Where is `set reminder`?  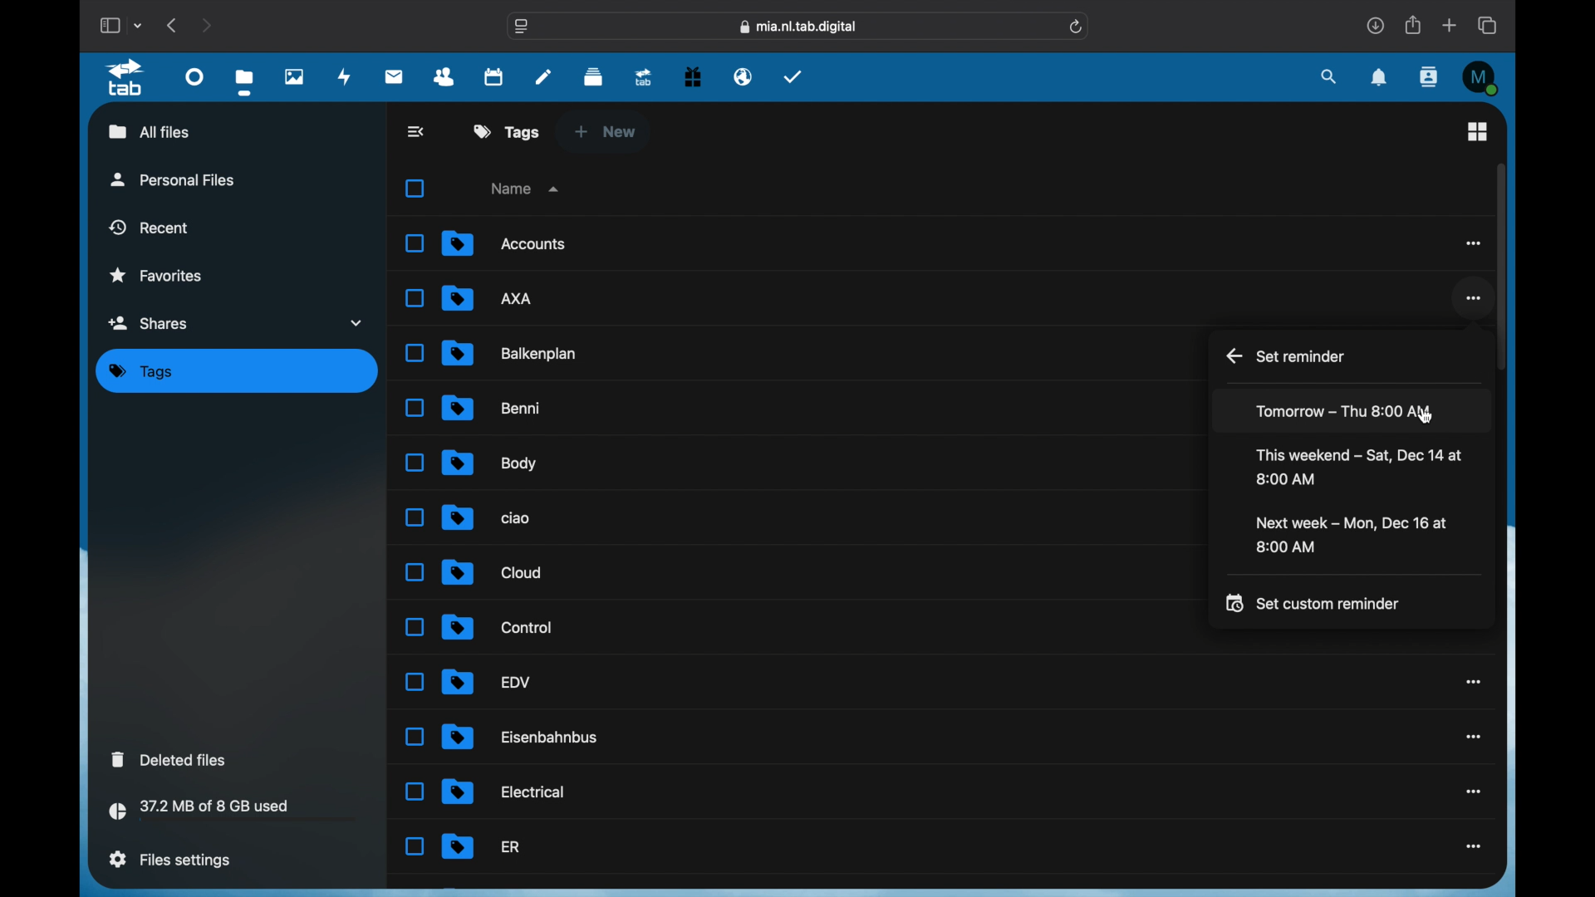 set reminder is located at coordinates (1287, 355).